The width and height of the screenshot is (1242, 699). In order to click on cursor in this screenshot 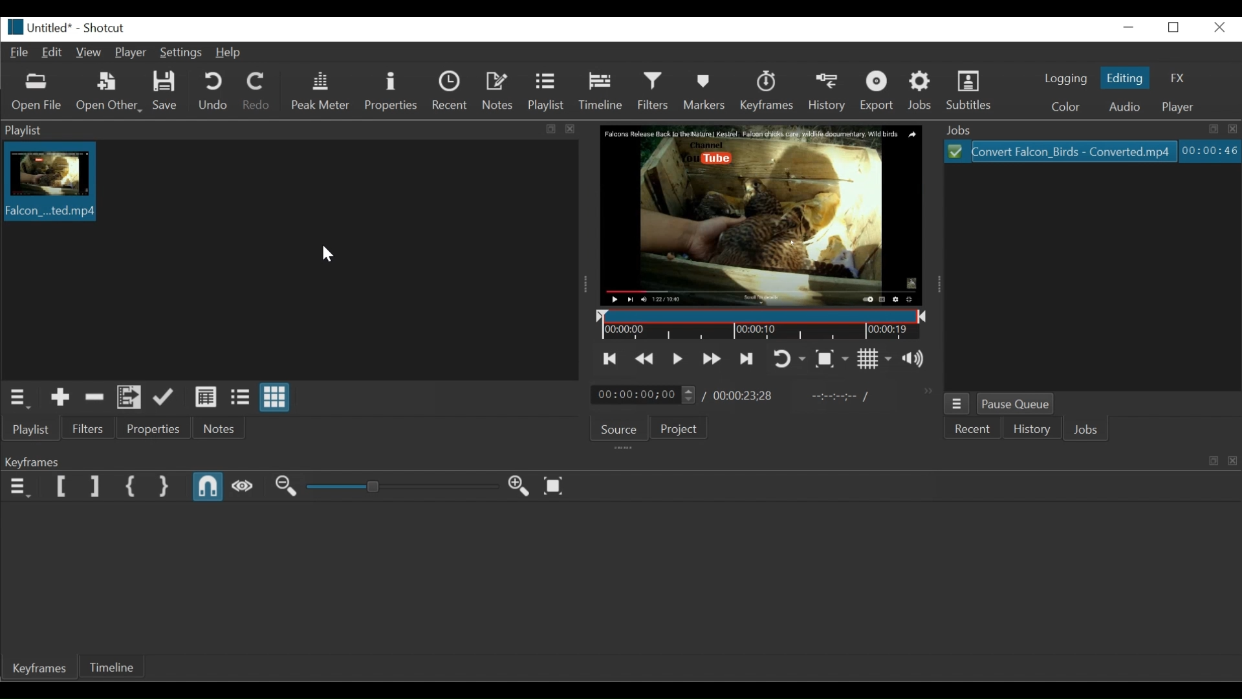, I will do `click(330, 253)`.